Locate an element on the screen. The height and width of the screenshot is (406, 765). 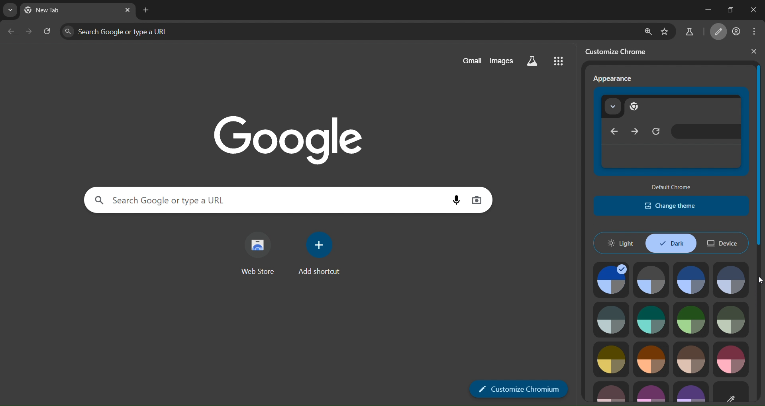
Search google or type a URL is located at coordinates (267, 200).